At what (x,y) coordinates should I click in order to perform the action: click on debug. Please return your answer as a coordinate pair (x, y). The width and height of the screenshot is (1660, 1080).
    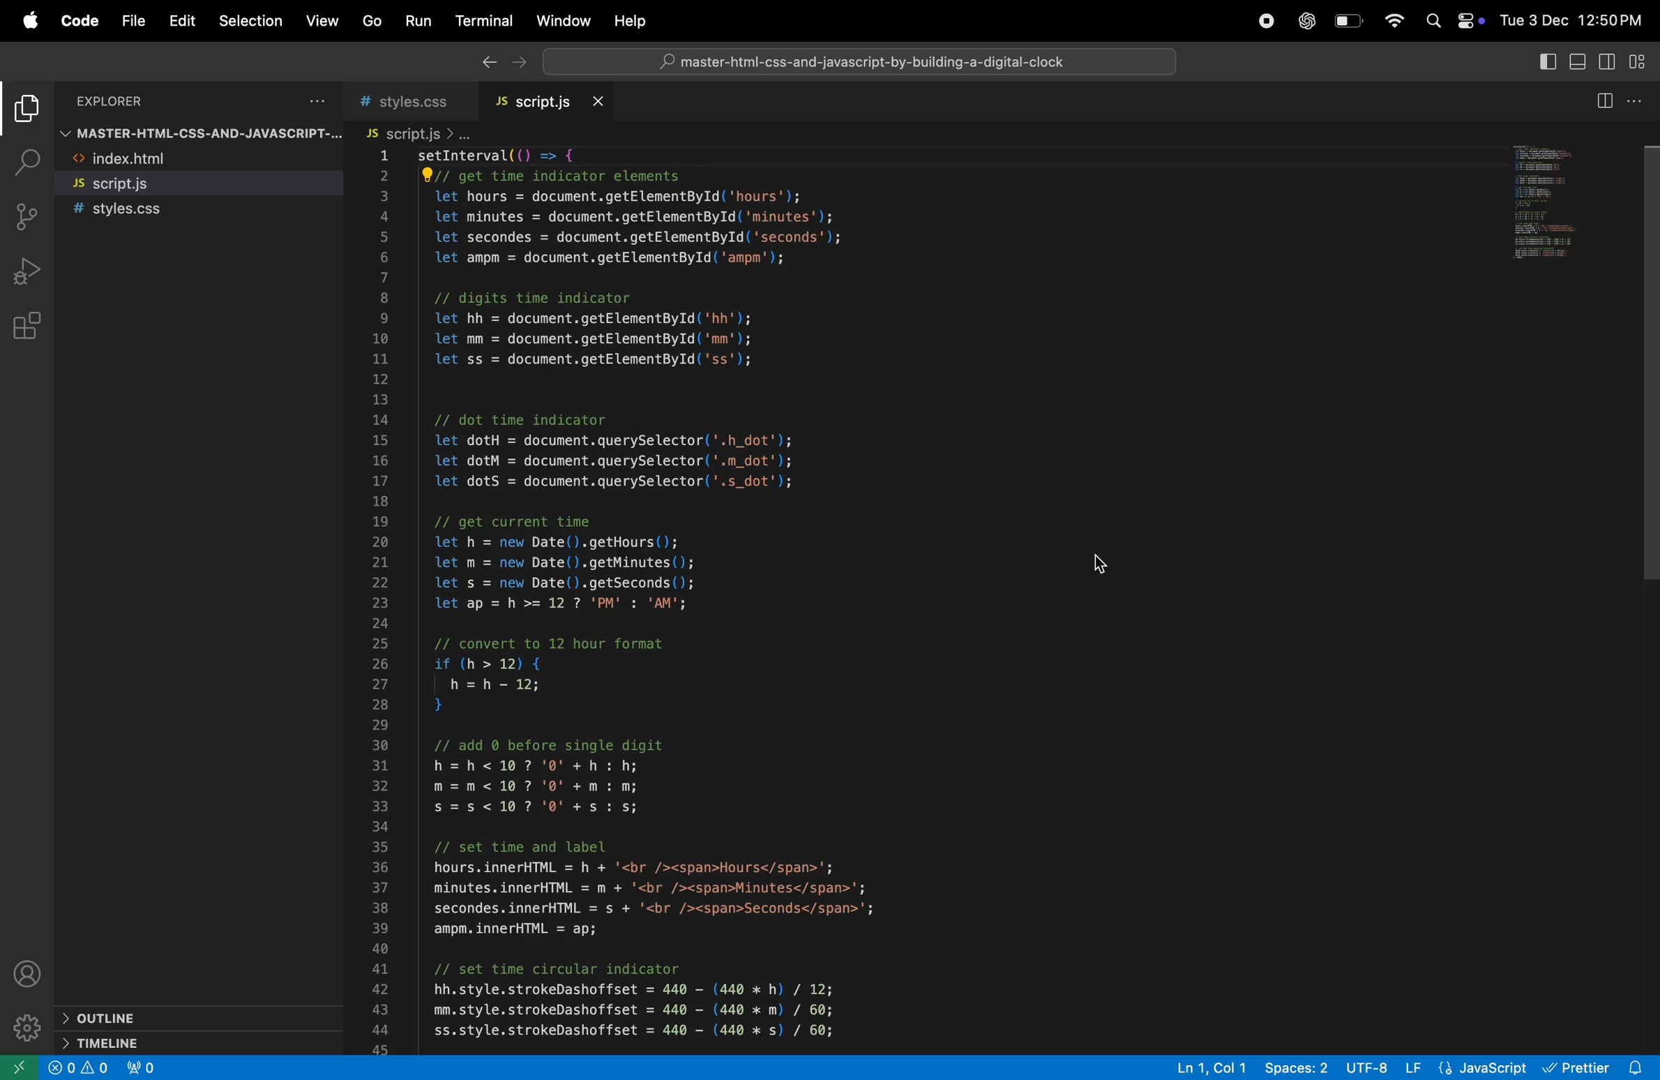
    Looking at the image, I should click on (27, 273).